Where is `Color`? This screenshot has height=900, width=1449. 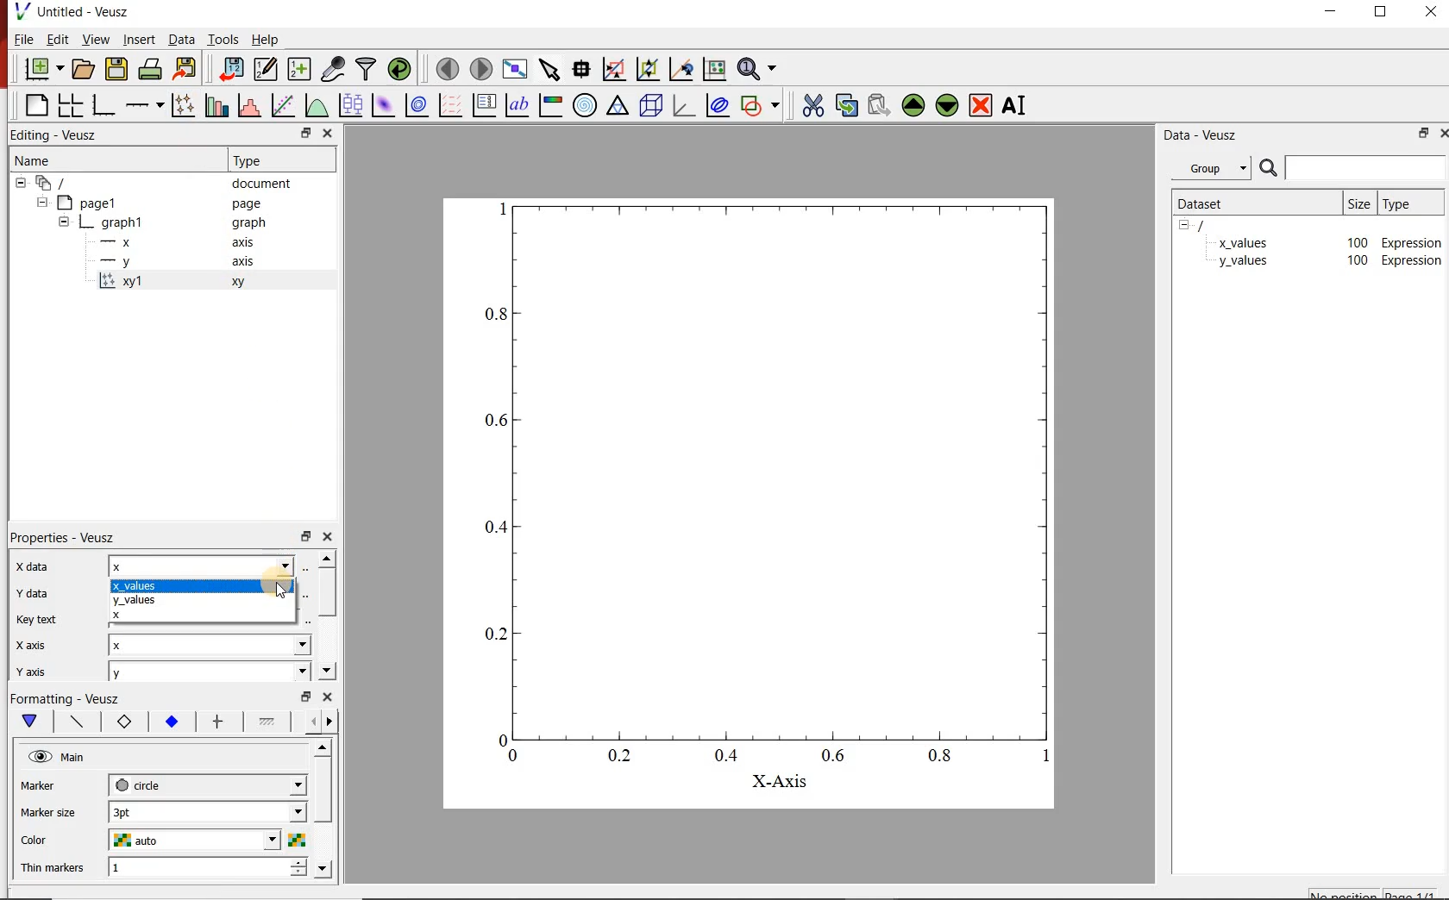
Color is located at coordinates (38, 841).